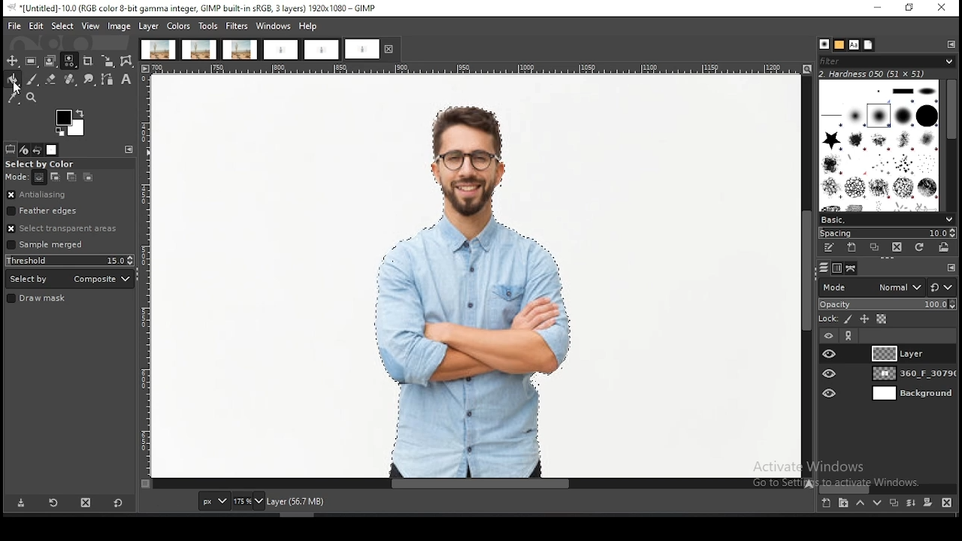 This screenshot has height=541, width=962. Describe the element at coordinates (128, 61) in the screenshot. I see `cage transform tool` at that location.